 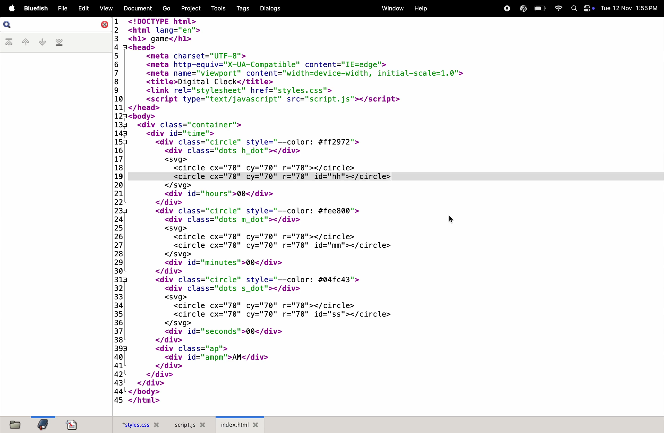 What do you see at coordinates (60, 42) in the screenshot?
I see `last book mark` at bounding box center [60, 42].